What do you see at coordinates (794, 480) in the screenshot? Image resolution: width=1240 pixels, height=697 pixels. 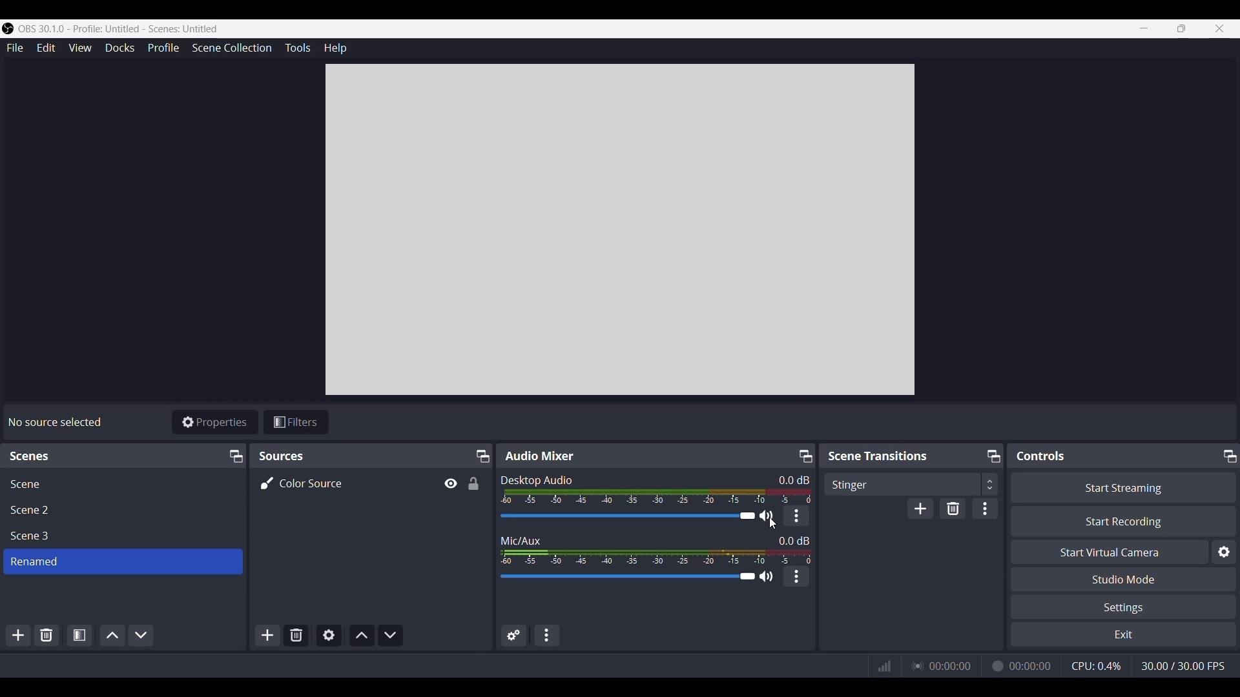 I see `Current volume of Desktop audio` at bounding box center [794, 480].